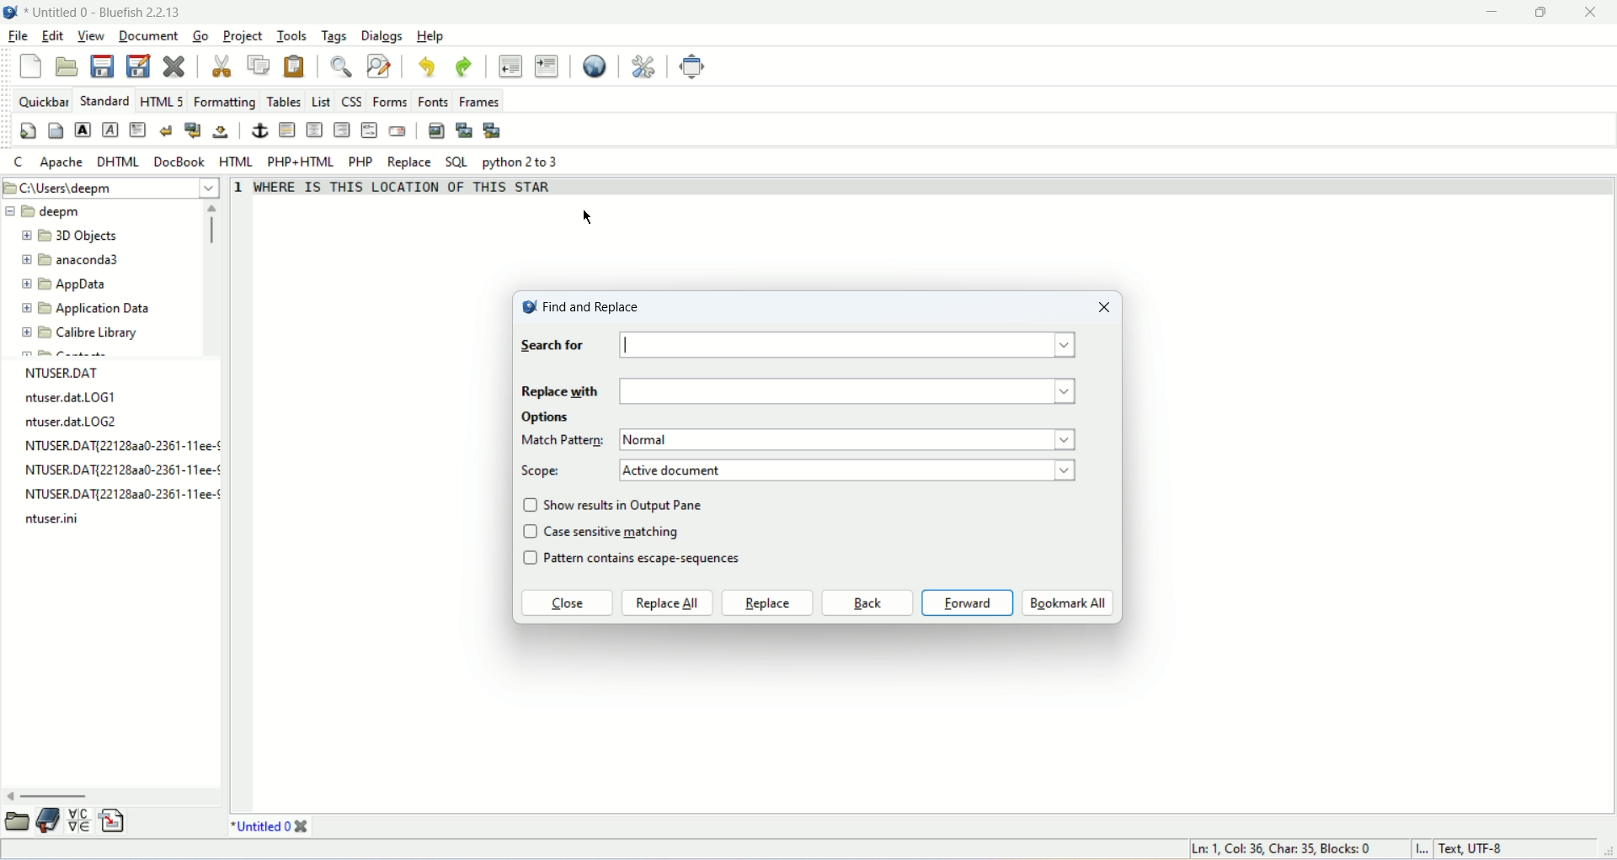 This screenshot has height=860, width=1617. I want to click on project, so click(243, 36).